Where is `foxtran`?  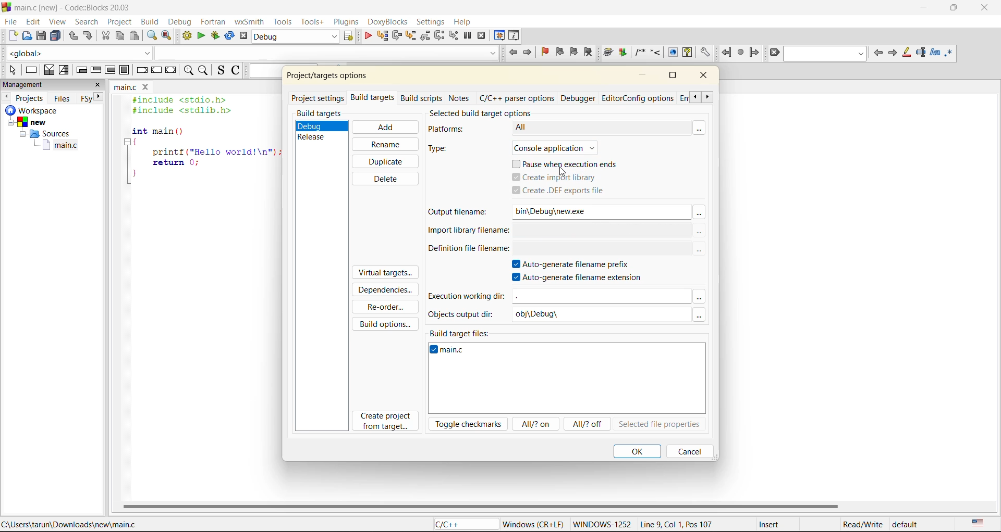 foxtran is located at coordinates (213, 23).